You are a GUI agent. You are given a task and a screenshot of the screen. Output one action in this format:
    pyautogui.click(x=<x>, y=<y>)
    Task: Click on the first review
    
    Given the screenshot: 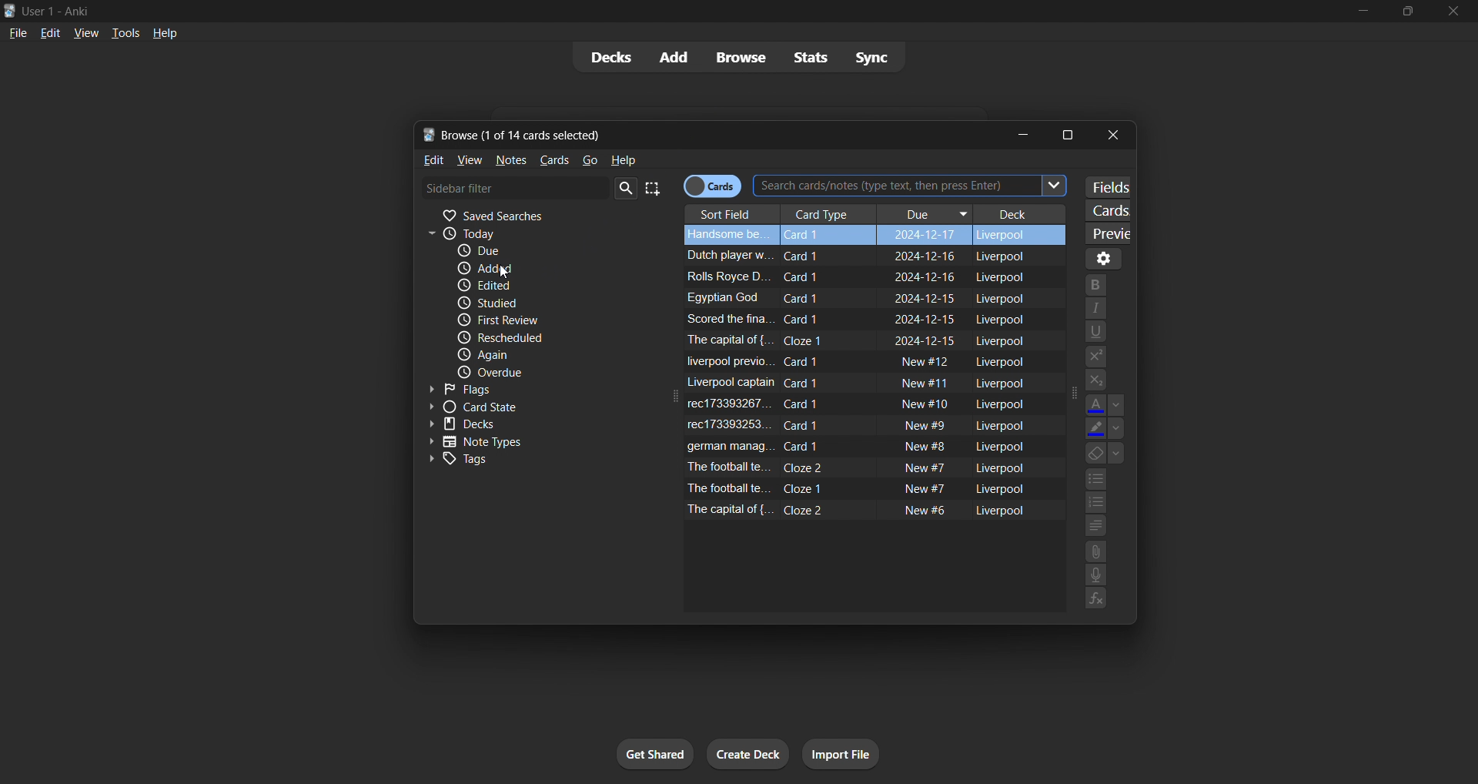 What is the action you would take?
    pyautogui.click(x=537, y=319)
    